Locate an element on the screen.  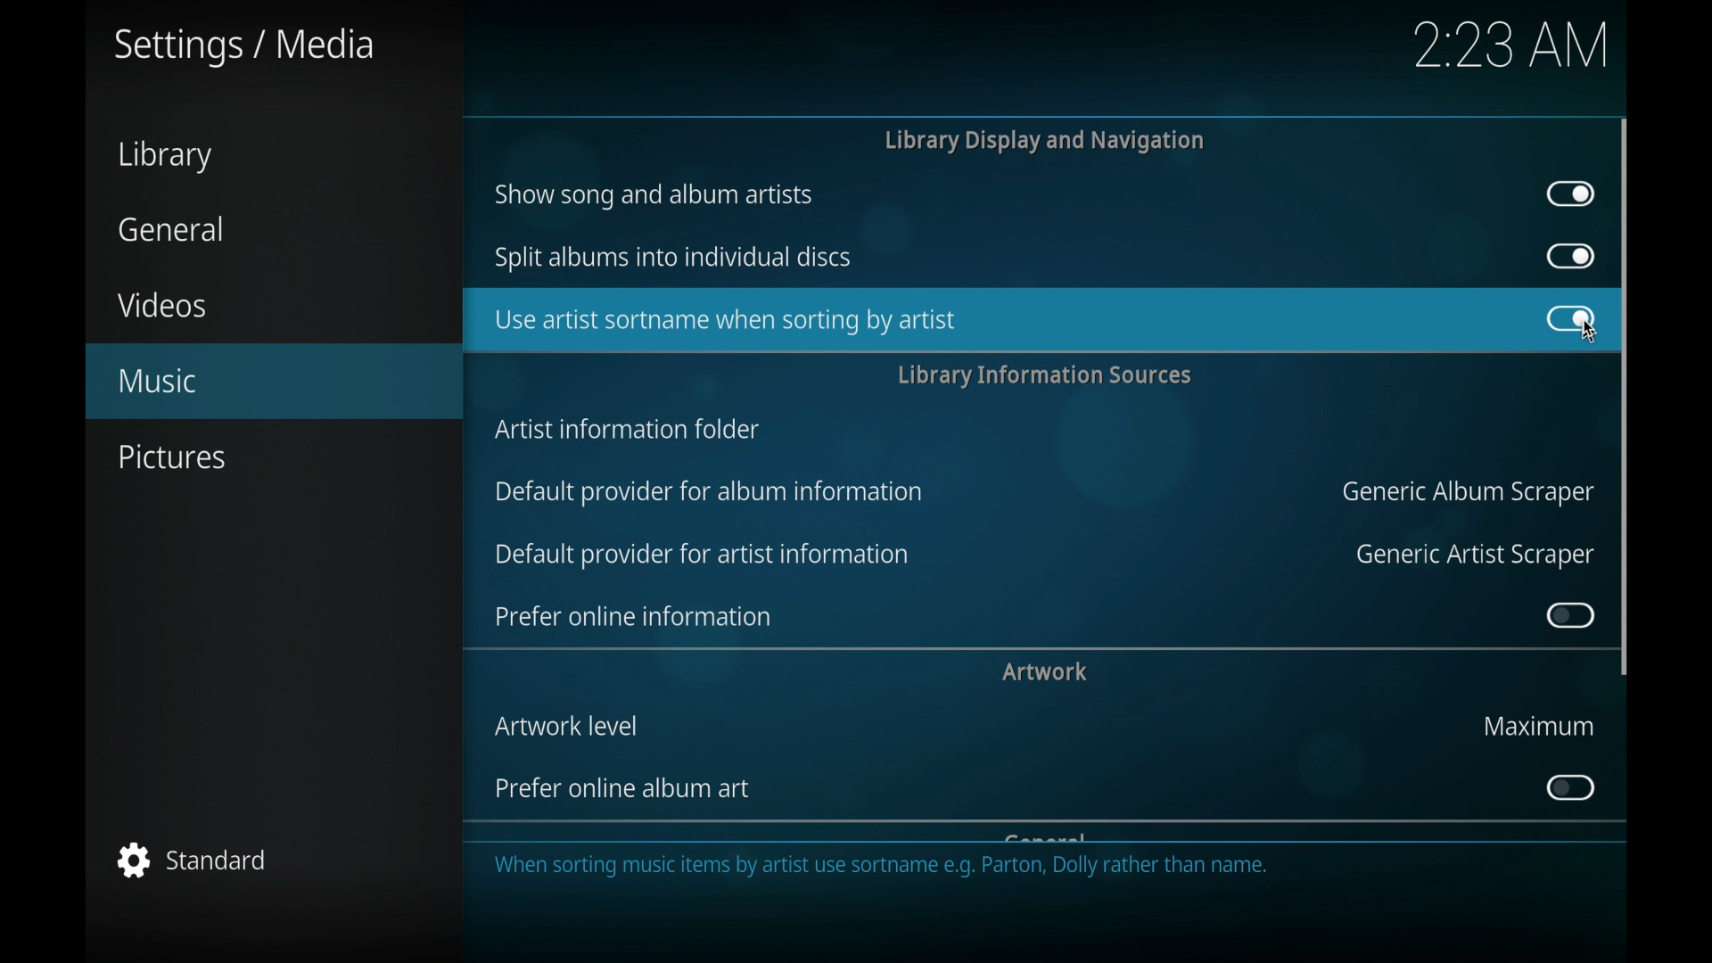
artist information folder is located at coordinates (628, 430).